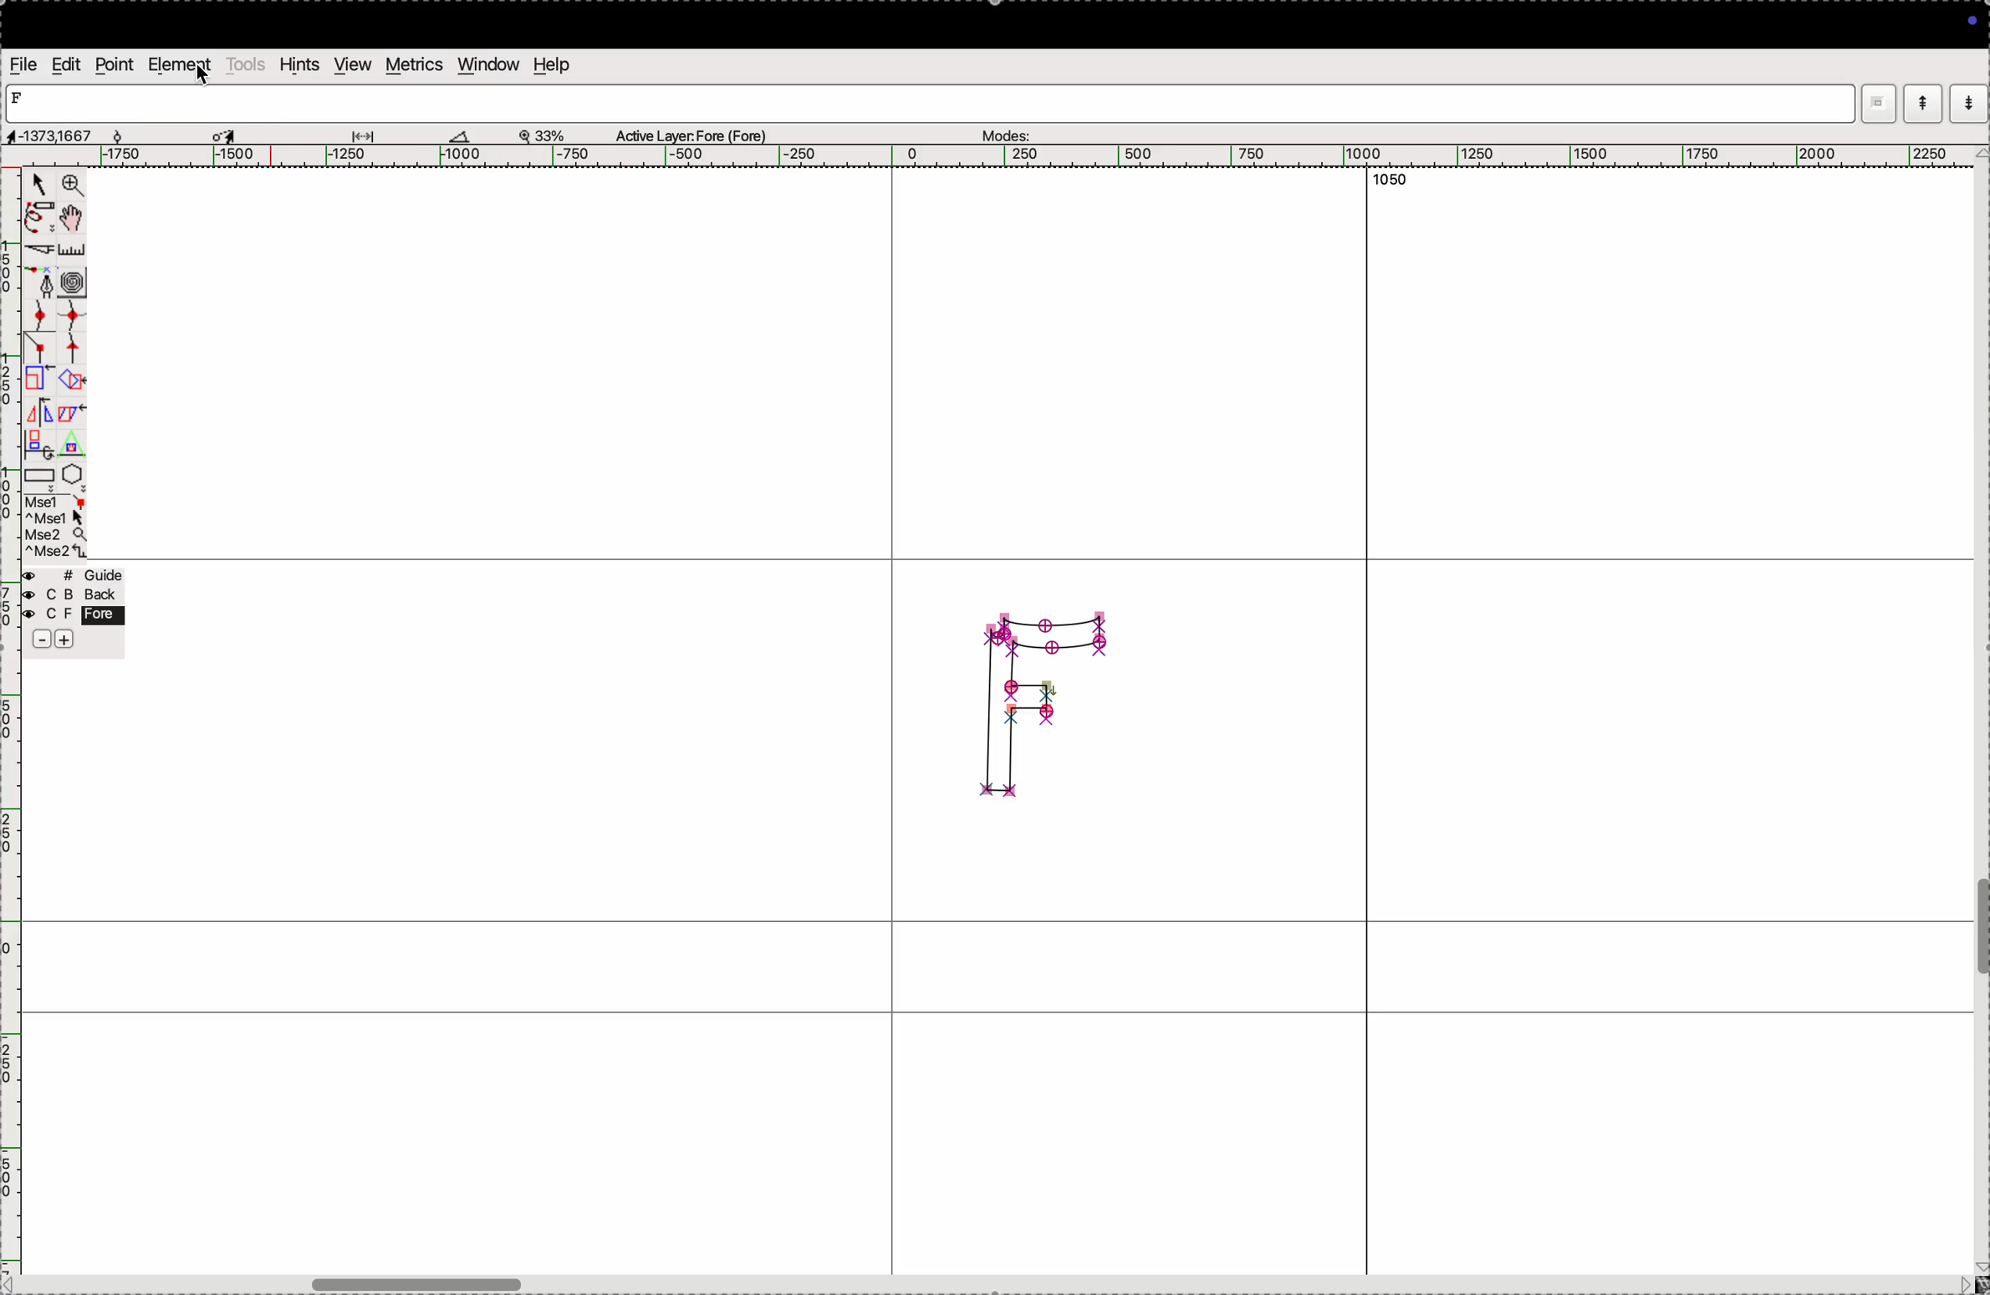  Describe the element at coordinates (246, 64) in the screenshot. I see `tools` at that location.